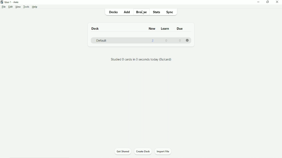  Describe the element at coordinates (181, 29) in the screenshot. I see `Due` at that location.